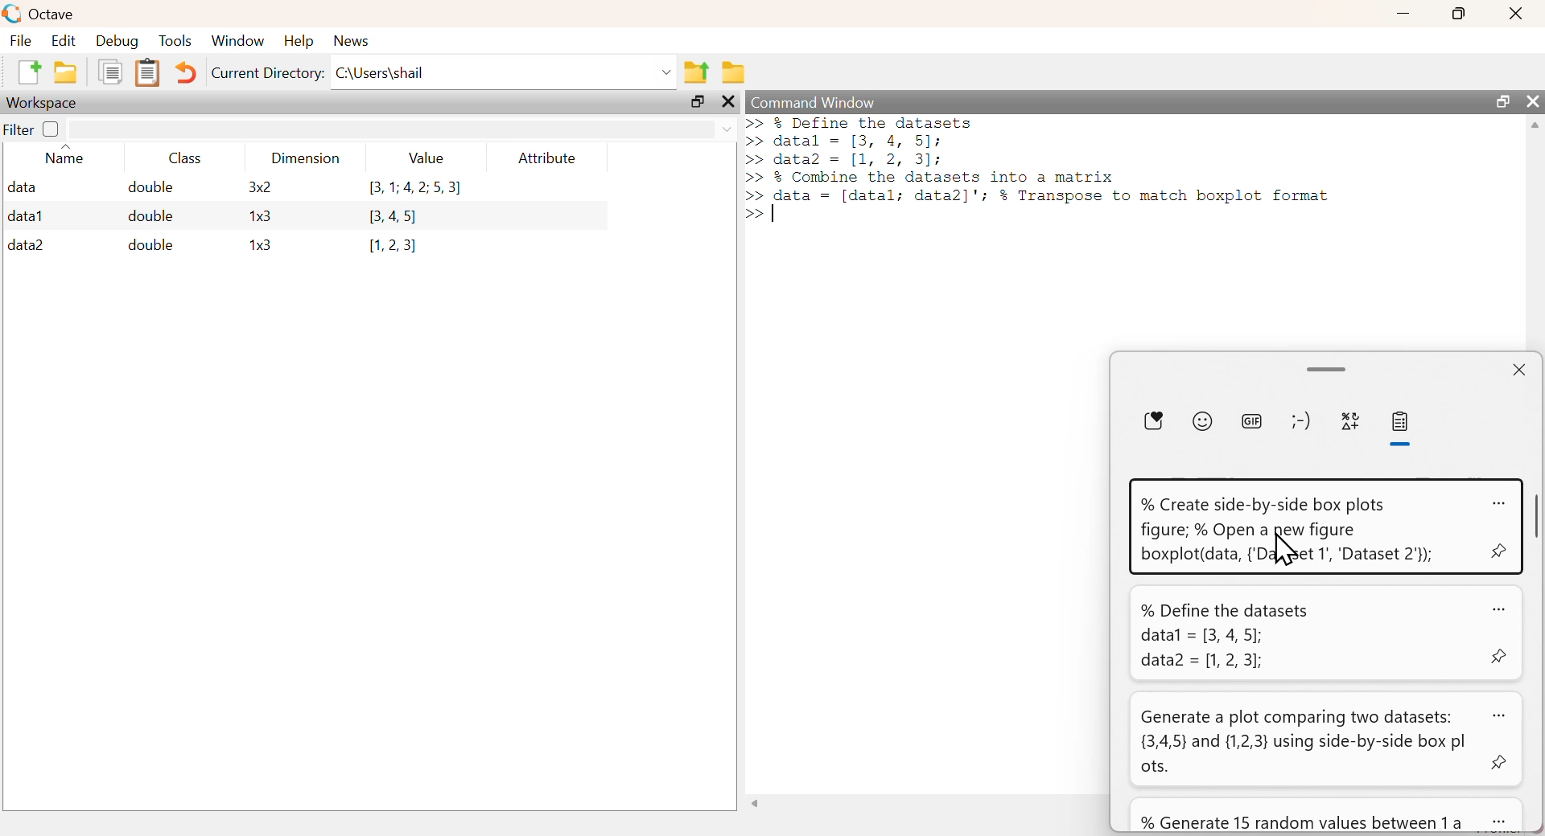  I want to click on pin, so click(1498, 554).